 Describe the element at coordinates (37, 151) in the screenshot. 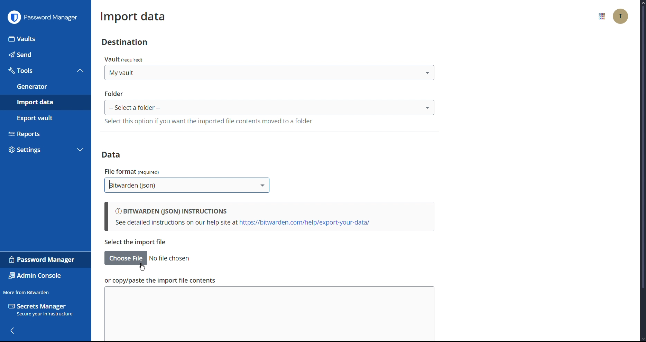

I see `Settings` at that location.